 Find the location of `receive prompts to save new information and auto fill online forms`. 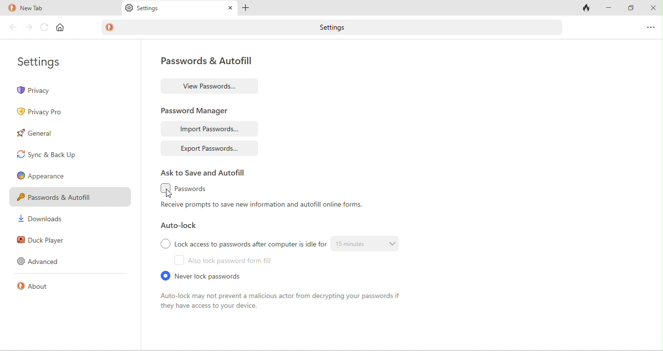

receive prompts to save new information and auto fill online forms is located at coordinates (262, 207).